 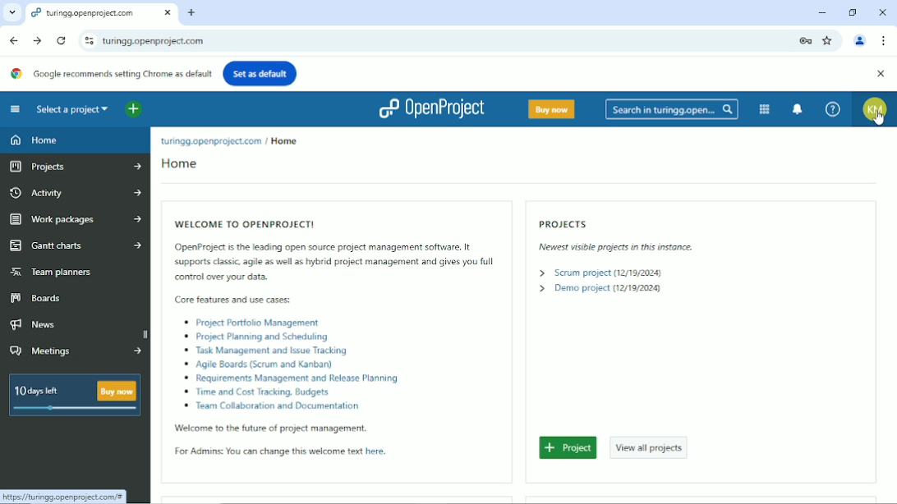 What do you see at coordinates (763, 108) in the screenshot?
I see `Modules` at bounding box center [763, 108].